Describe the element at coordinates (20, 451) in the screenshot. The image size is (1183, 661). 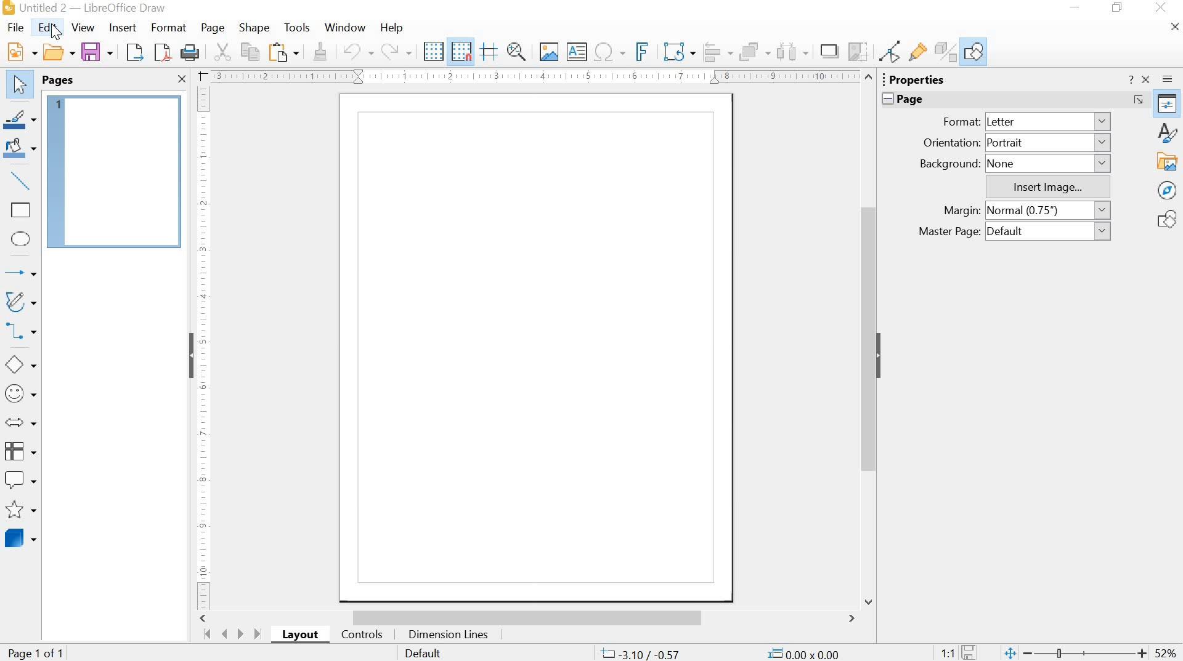
I see `Flowchart (double click for multi-selection)` at that location.